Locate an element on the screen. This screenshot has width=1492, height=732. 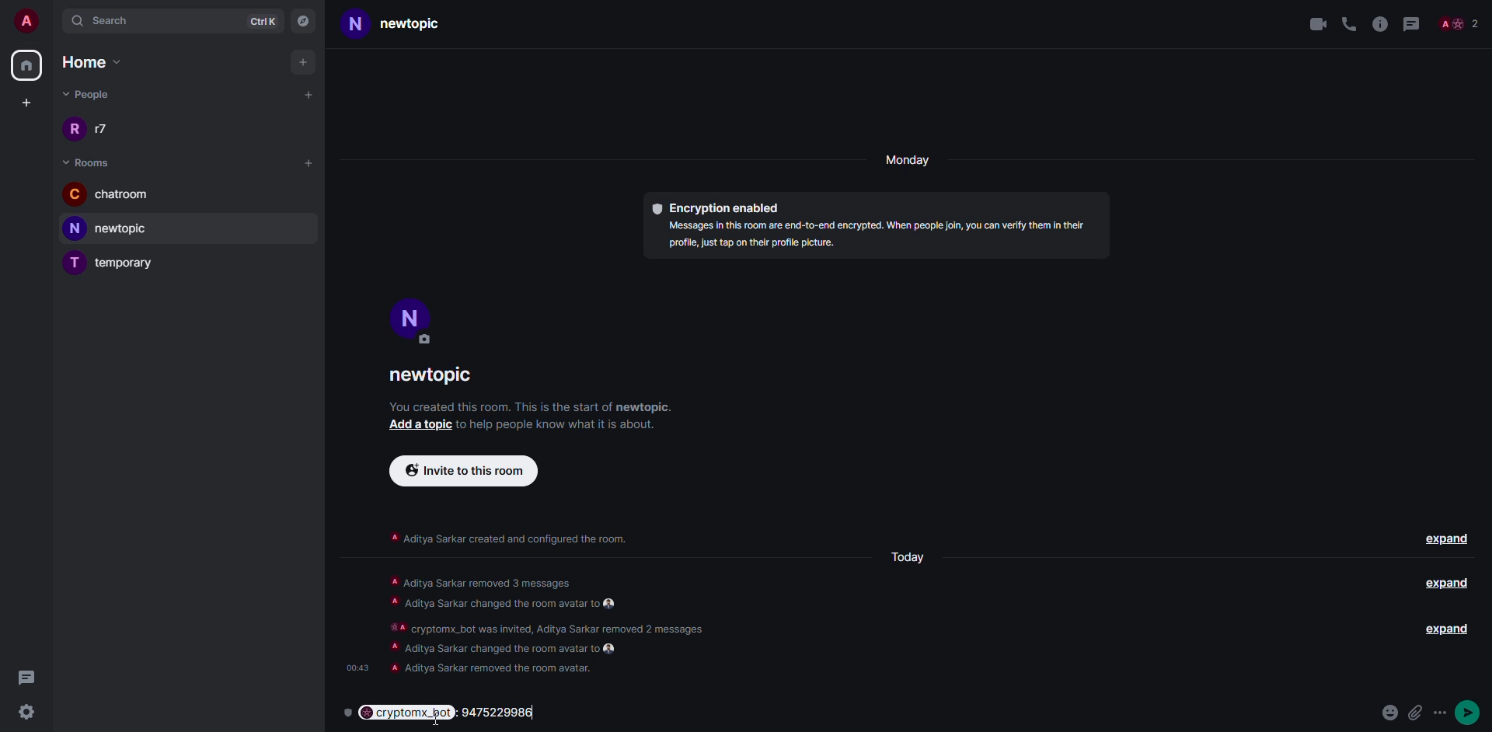
Phone number is located at coordinates (511, 712).